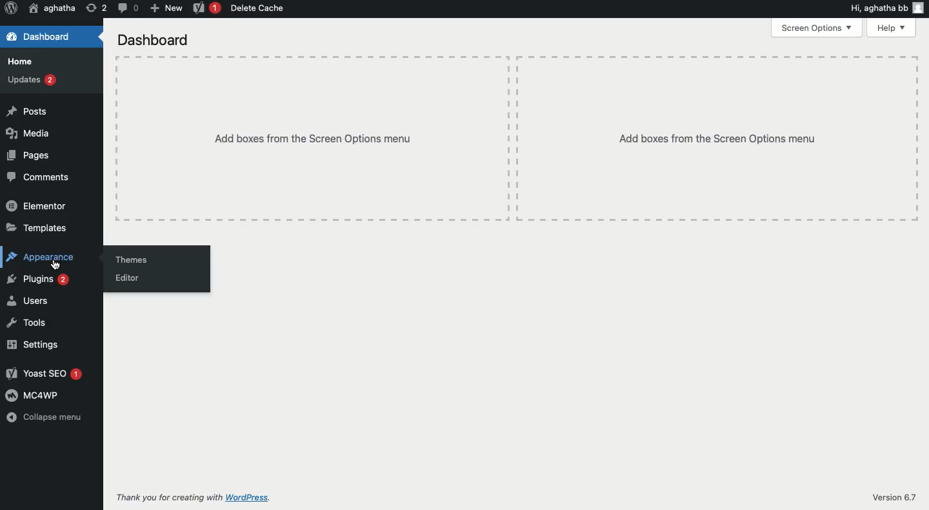 This screenshot has width=929, height=510. What do you see at coordinates (28, 301) in the screenshot?
I see `Users` at bounding box center [28, 301].